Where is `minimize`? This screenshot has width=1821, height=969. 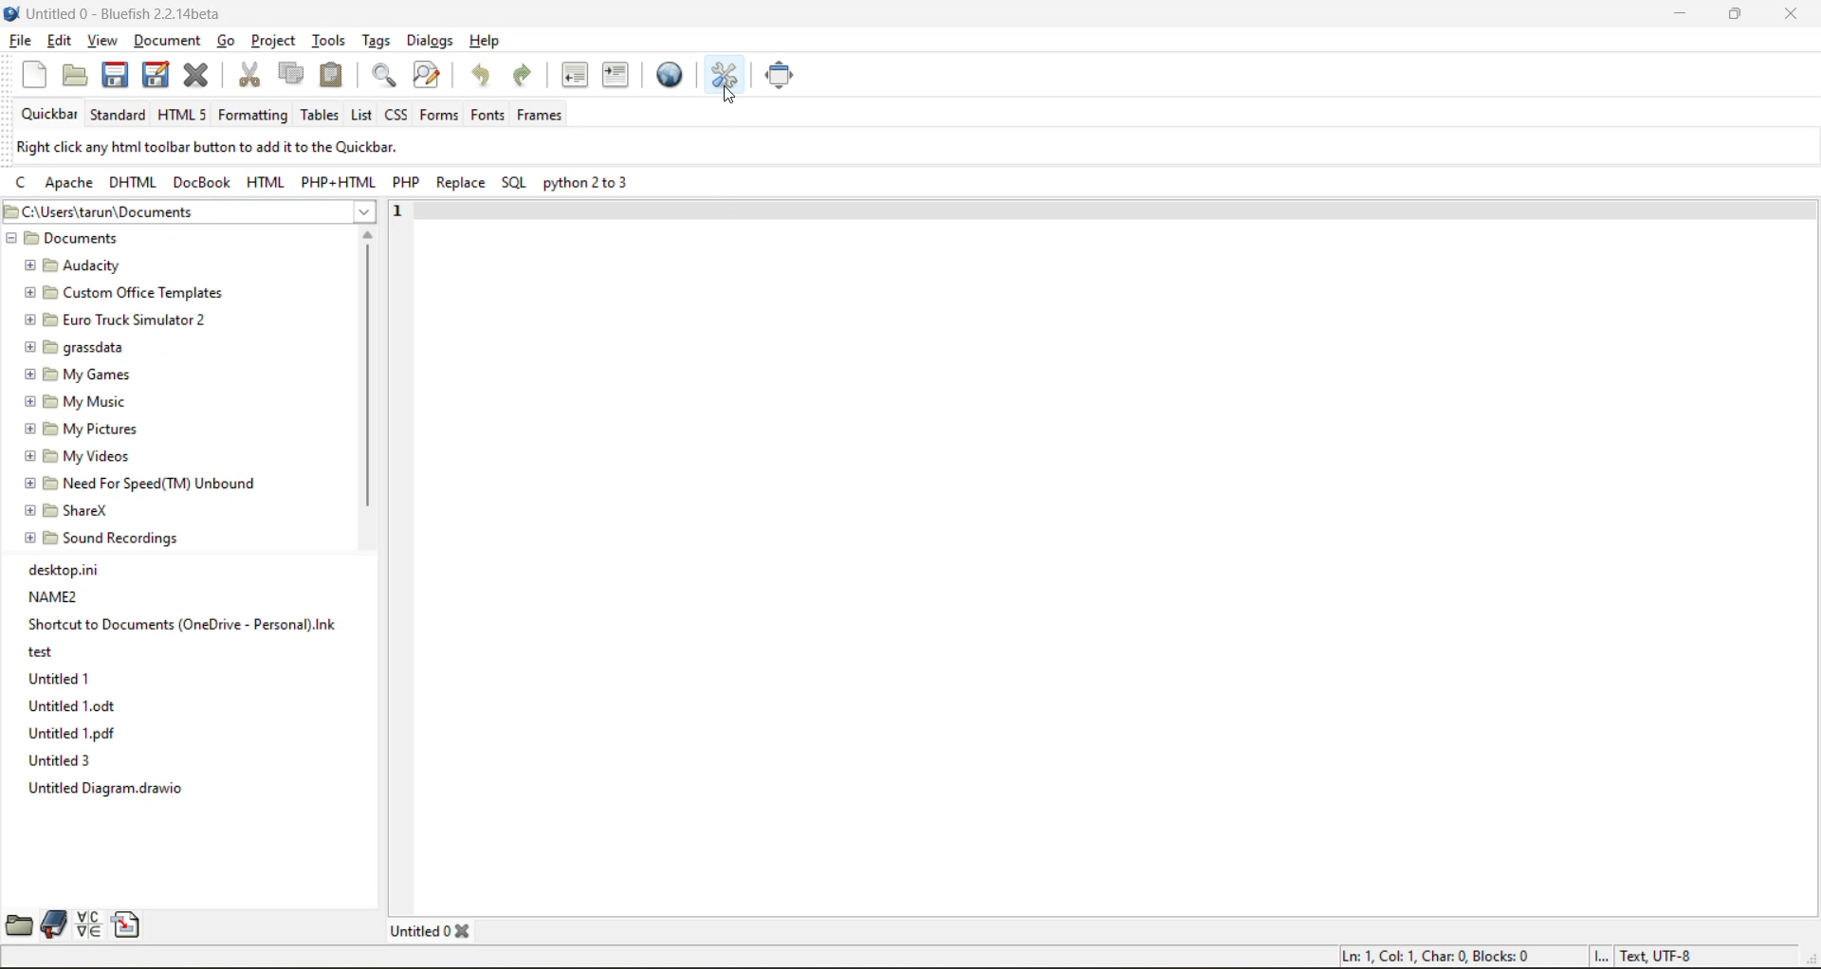
minimize is located at coordinates (1674, 15).